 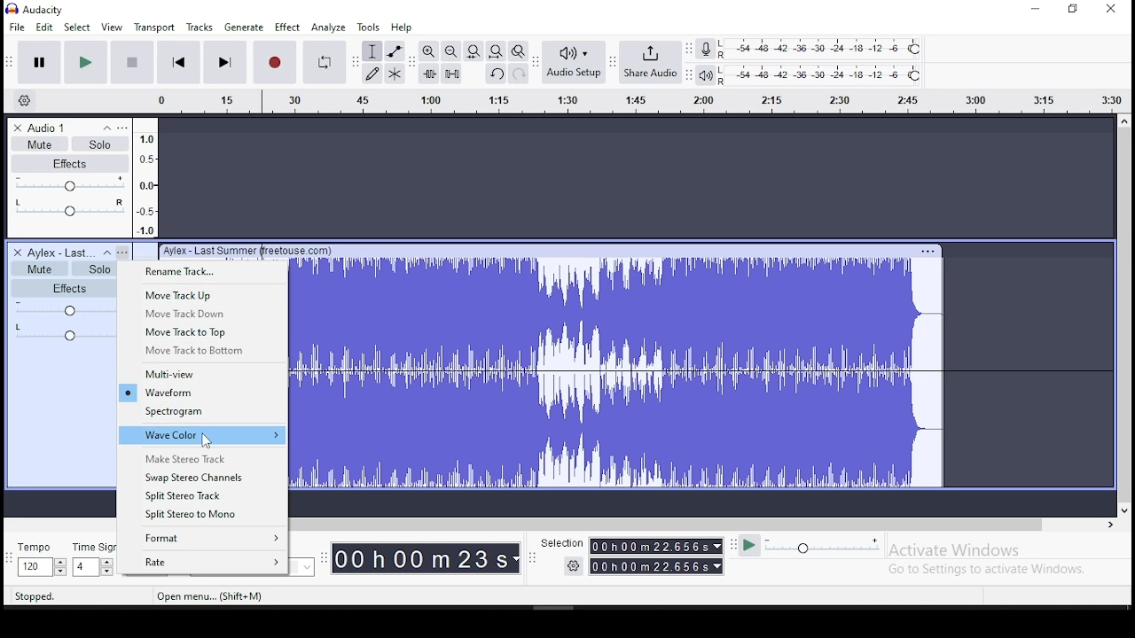 What do you see at coordinates (68, 209) in the screenshot?
I see `pan` at bounding box center [68, 209].